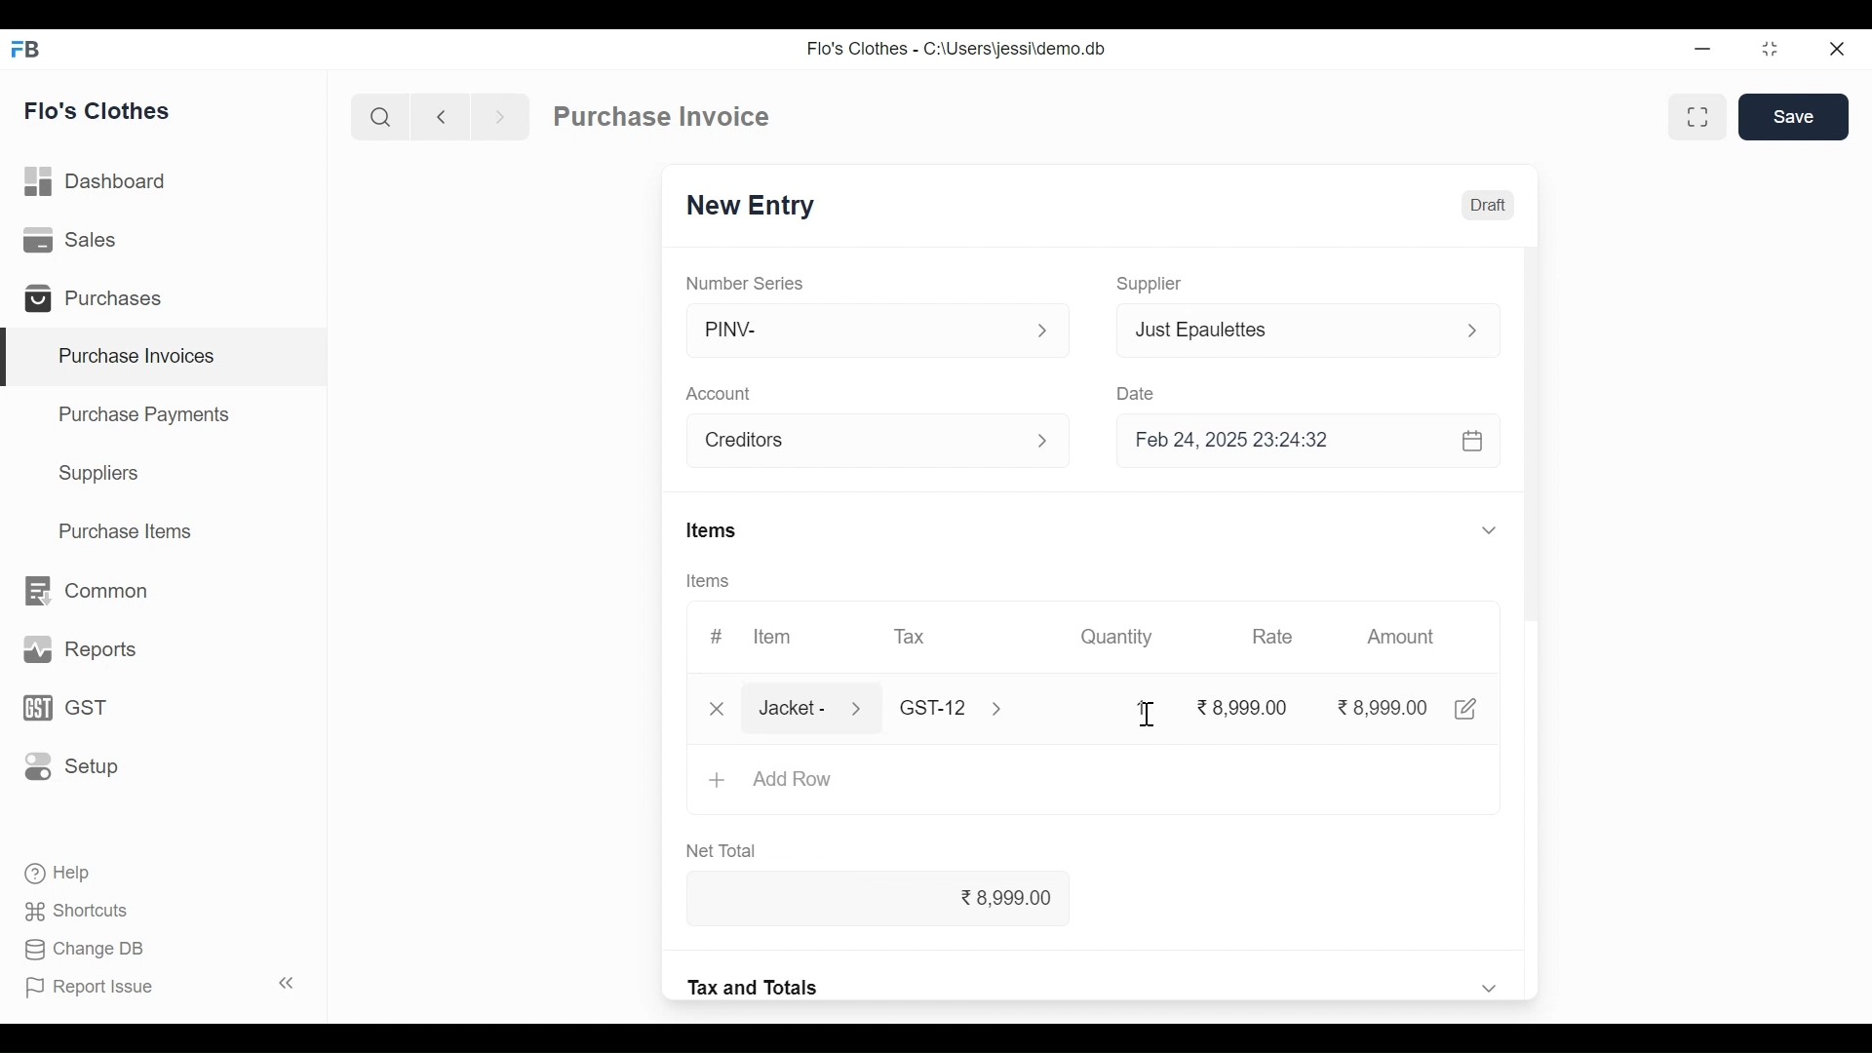 The height and width of the screenshot is (1053, 1872). I want to click on Draft, so click(1488, 204).